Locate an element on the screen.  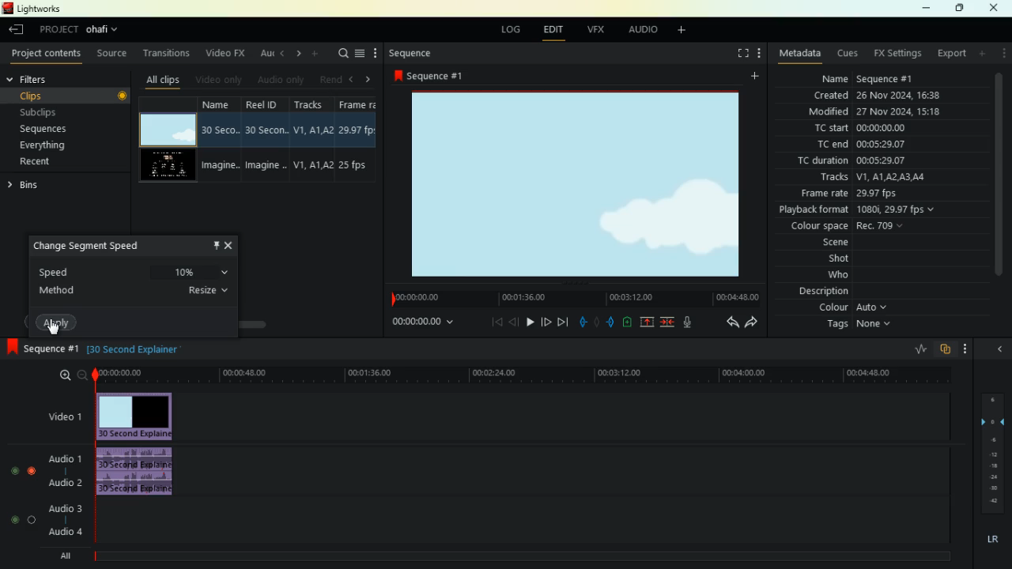
subclips is located at coordinates (47, 113).